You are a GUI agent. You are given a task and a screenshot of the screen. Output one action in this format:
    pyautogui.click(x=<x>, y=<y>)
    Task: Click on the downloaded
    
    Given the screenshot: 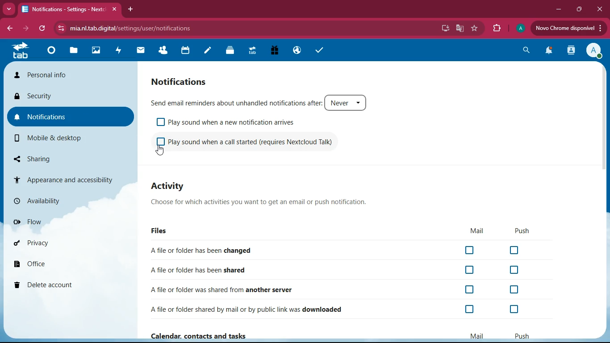 What is the action you would take?
    pyautogui.click(x=251, y=308)
    